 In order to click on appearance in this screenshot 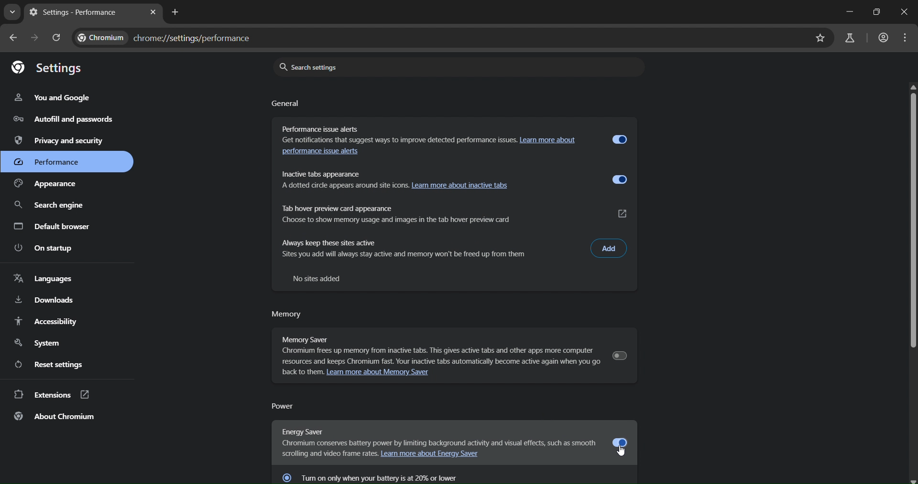, I will do `click(53, 184)`.